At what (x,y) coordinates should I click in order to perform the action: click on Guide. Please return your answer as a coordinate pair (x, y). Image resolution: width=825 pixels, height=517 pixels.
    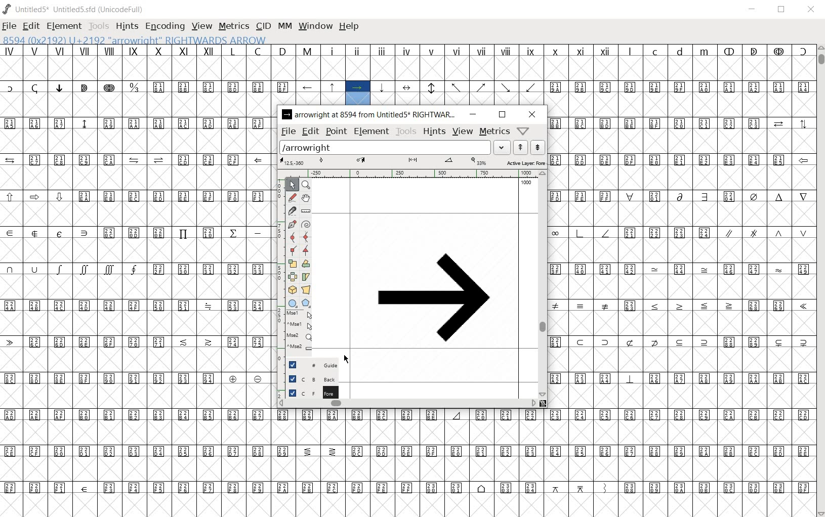
    Looking at the image, I should click on (308, 364).